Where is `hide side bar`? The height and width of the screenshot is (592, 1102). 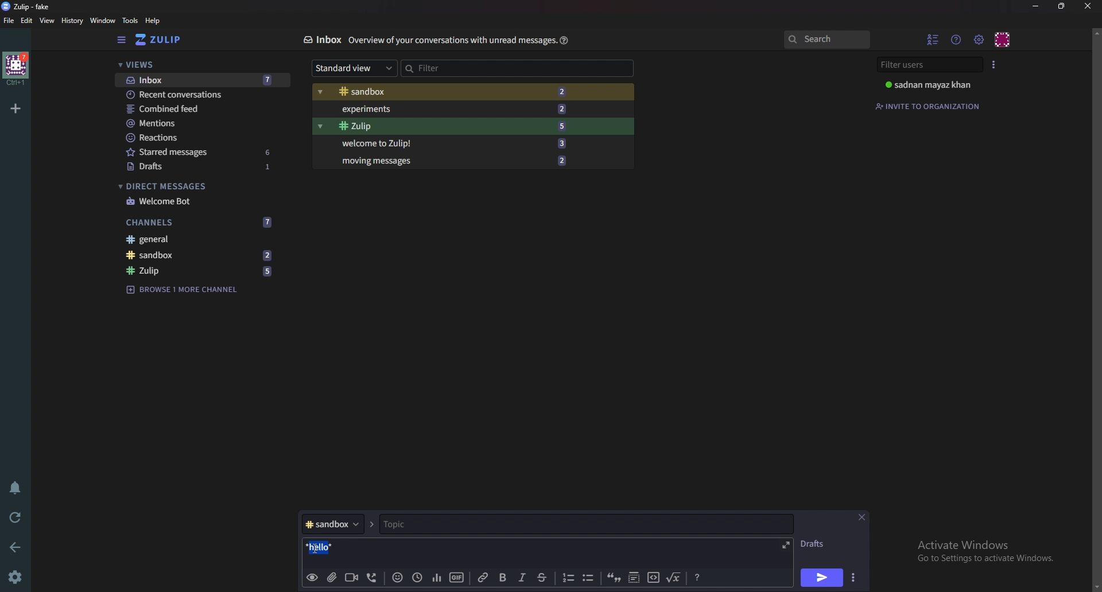 hide side bar is located at coordinates (122, 40).